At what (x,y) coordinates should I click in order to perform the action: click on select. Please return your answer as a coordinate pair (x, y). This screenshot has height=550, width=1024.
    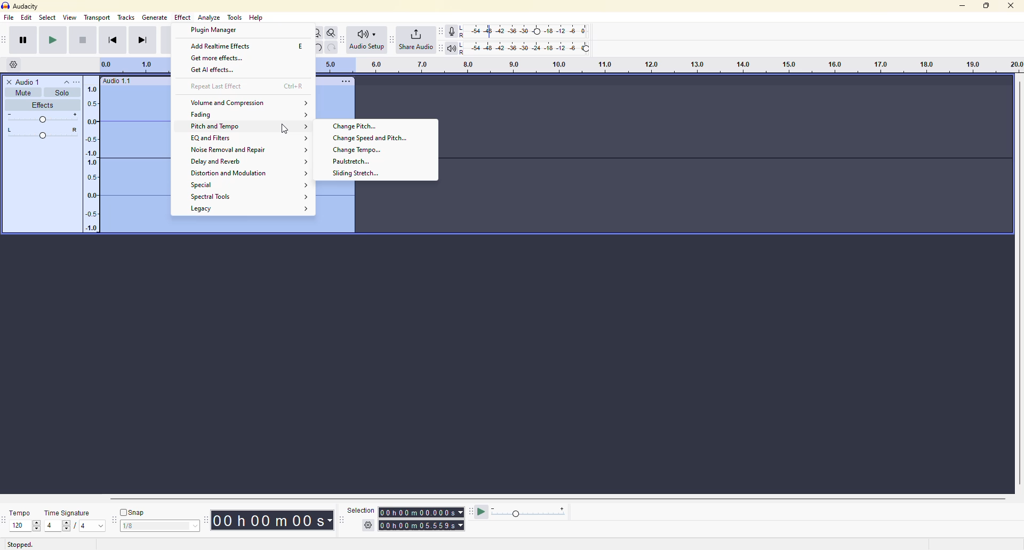
    Looking at the image, I should click on (193, 527).